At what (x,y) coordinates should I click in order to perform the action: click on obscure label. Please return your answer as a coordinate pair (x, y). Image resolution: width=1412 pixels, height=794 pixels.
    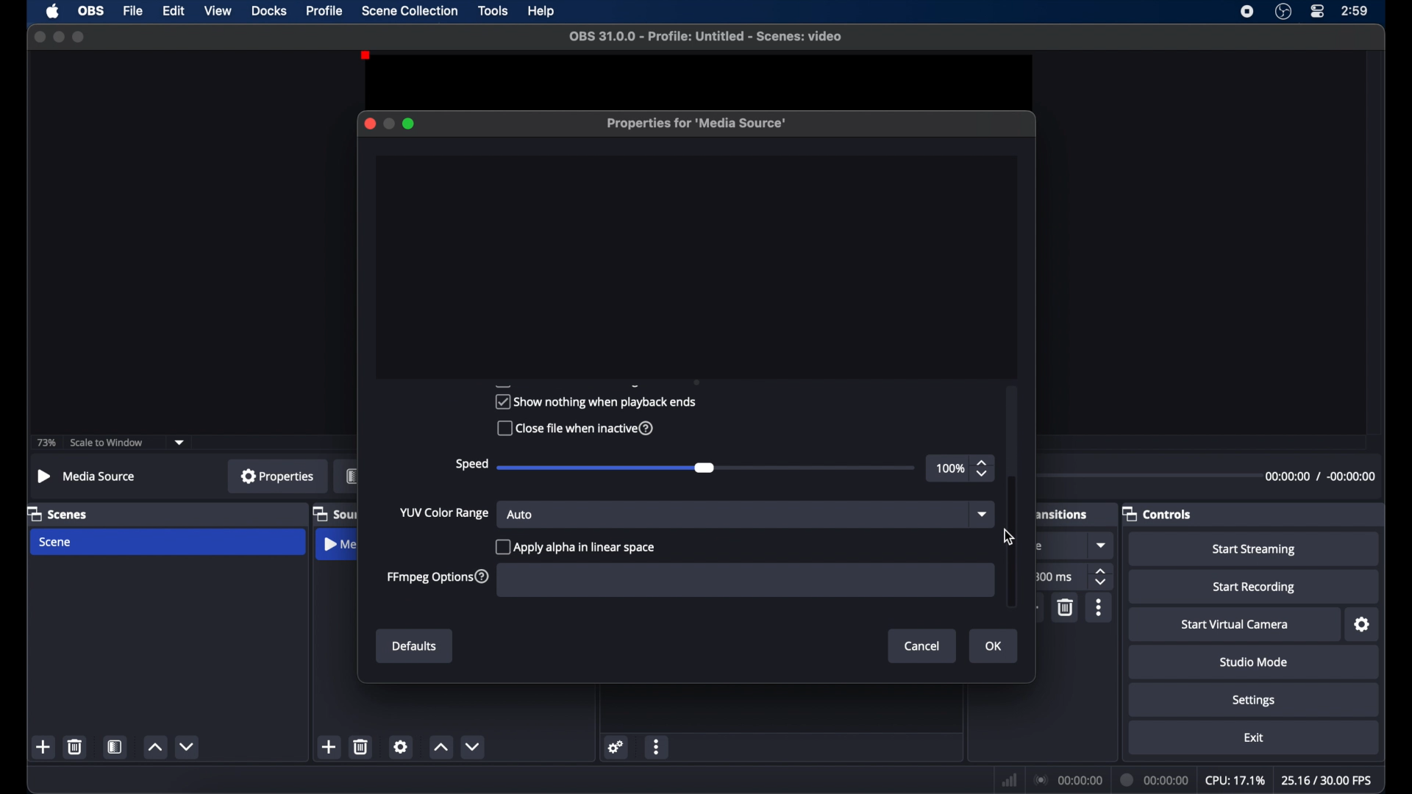
    Looking at the image, I should click on (352, 476).